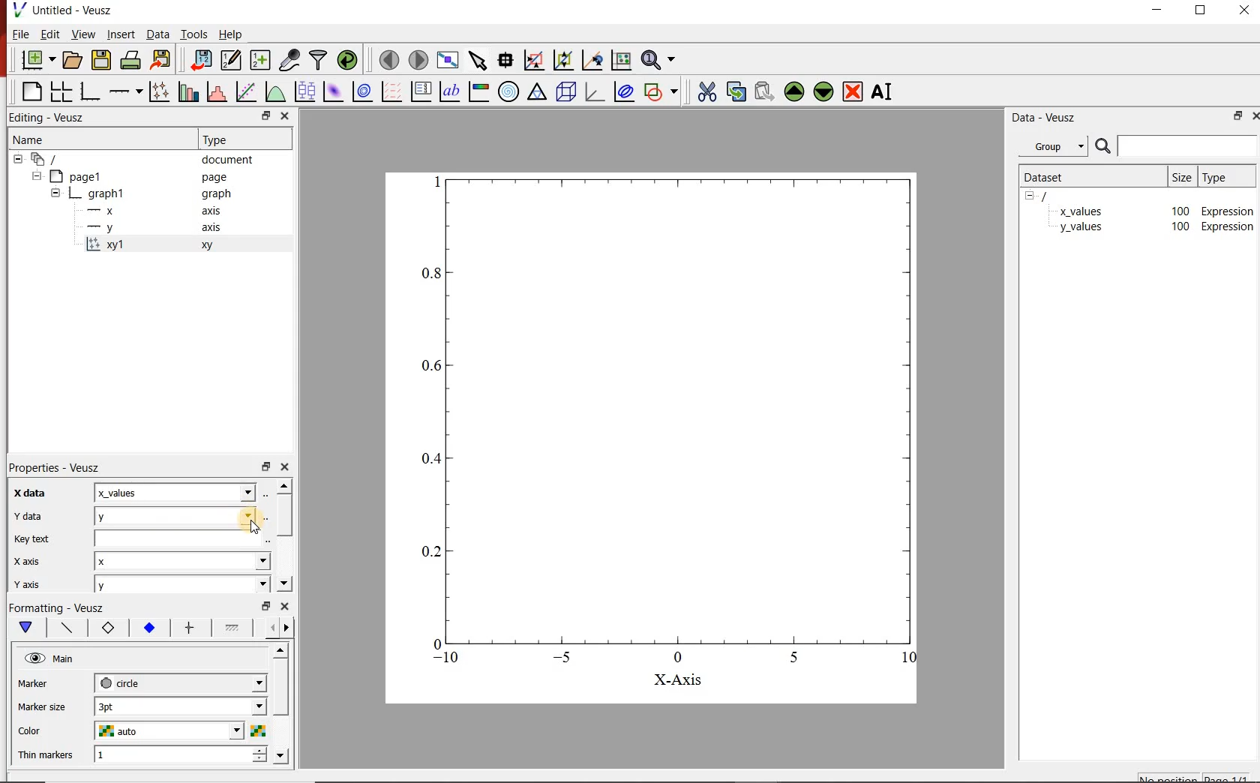 Image resolution: width=1260 pixels, height=783 pixels. What do you see at coordinates (448, 91) in the screenshot?
I see `text label` at bounding box center [448, 91].